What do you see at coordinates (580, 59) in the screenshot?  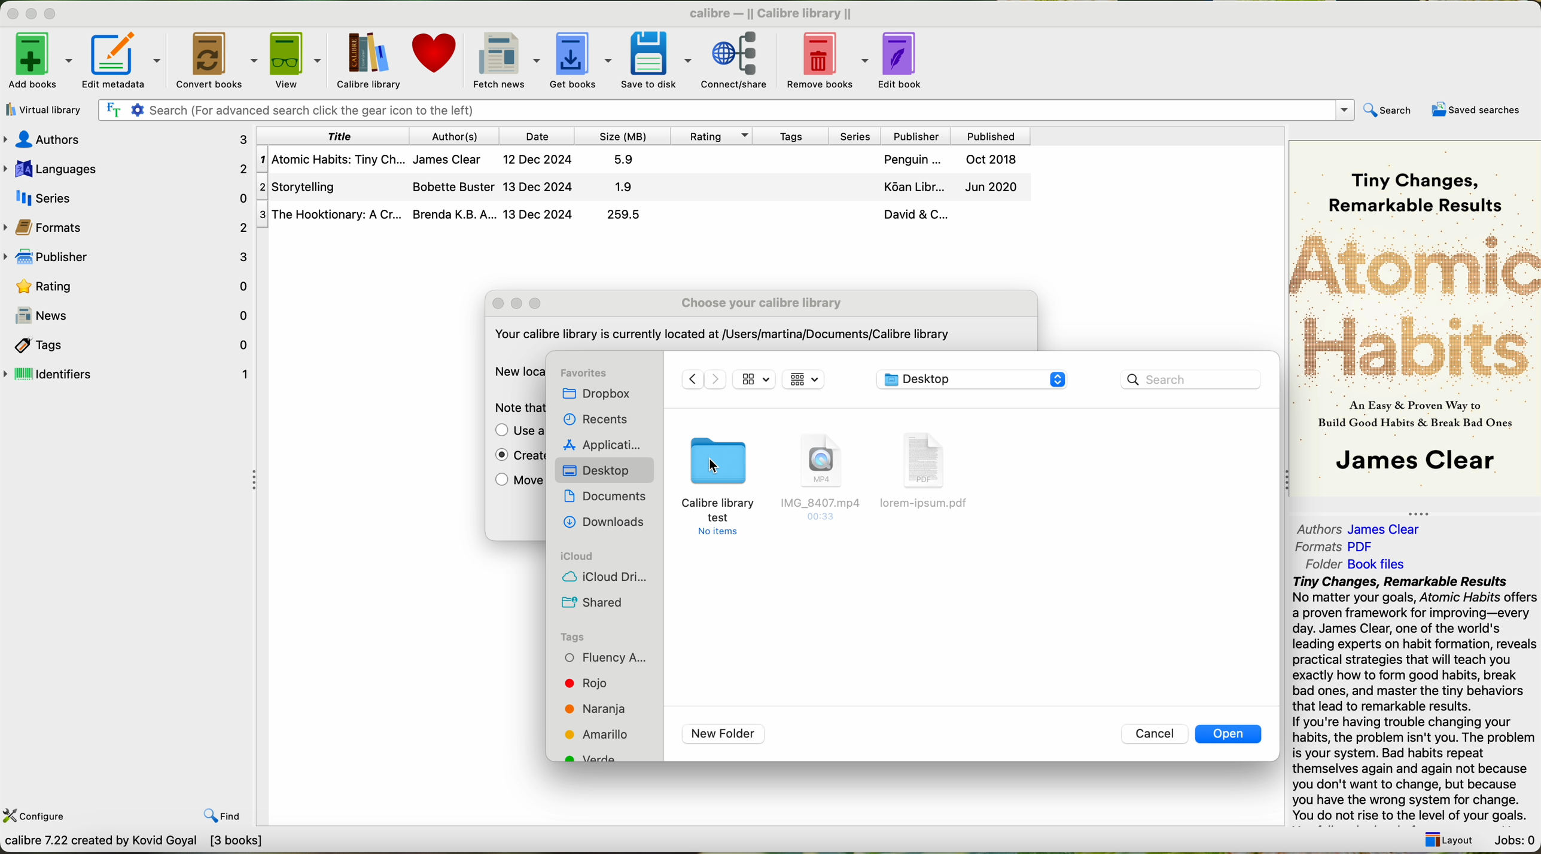 I see `get books` at bounding box center [580, 59].